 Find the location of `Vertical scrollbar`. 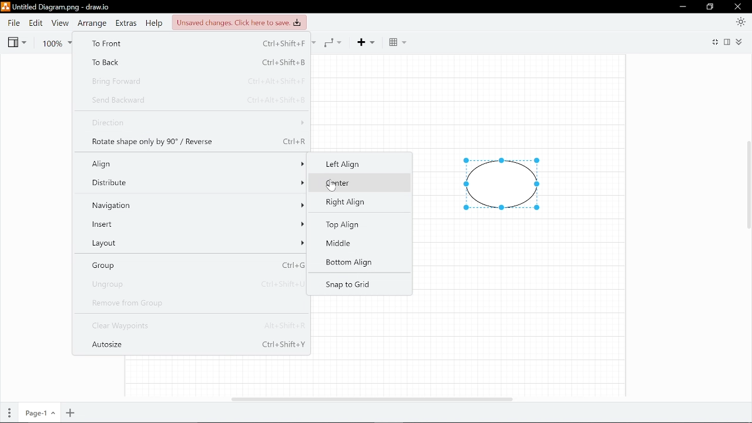

Vertical scrollbar is located at coordinates (747, 187).